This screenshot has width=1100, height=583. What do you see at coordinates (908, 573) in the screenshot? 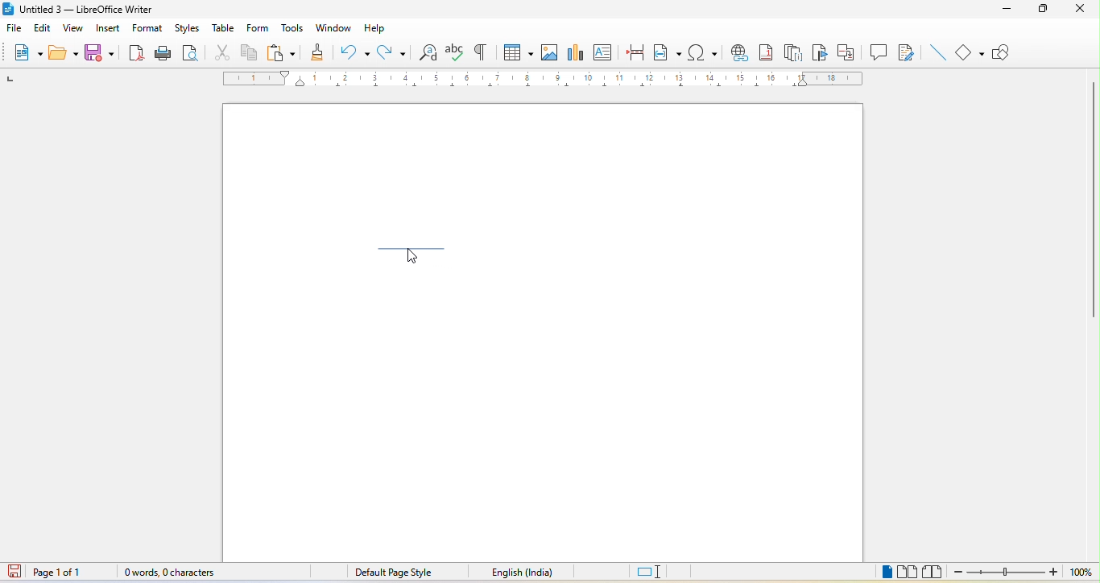
I see `multiple page view` at bounding box center [908, 573].